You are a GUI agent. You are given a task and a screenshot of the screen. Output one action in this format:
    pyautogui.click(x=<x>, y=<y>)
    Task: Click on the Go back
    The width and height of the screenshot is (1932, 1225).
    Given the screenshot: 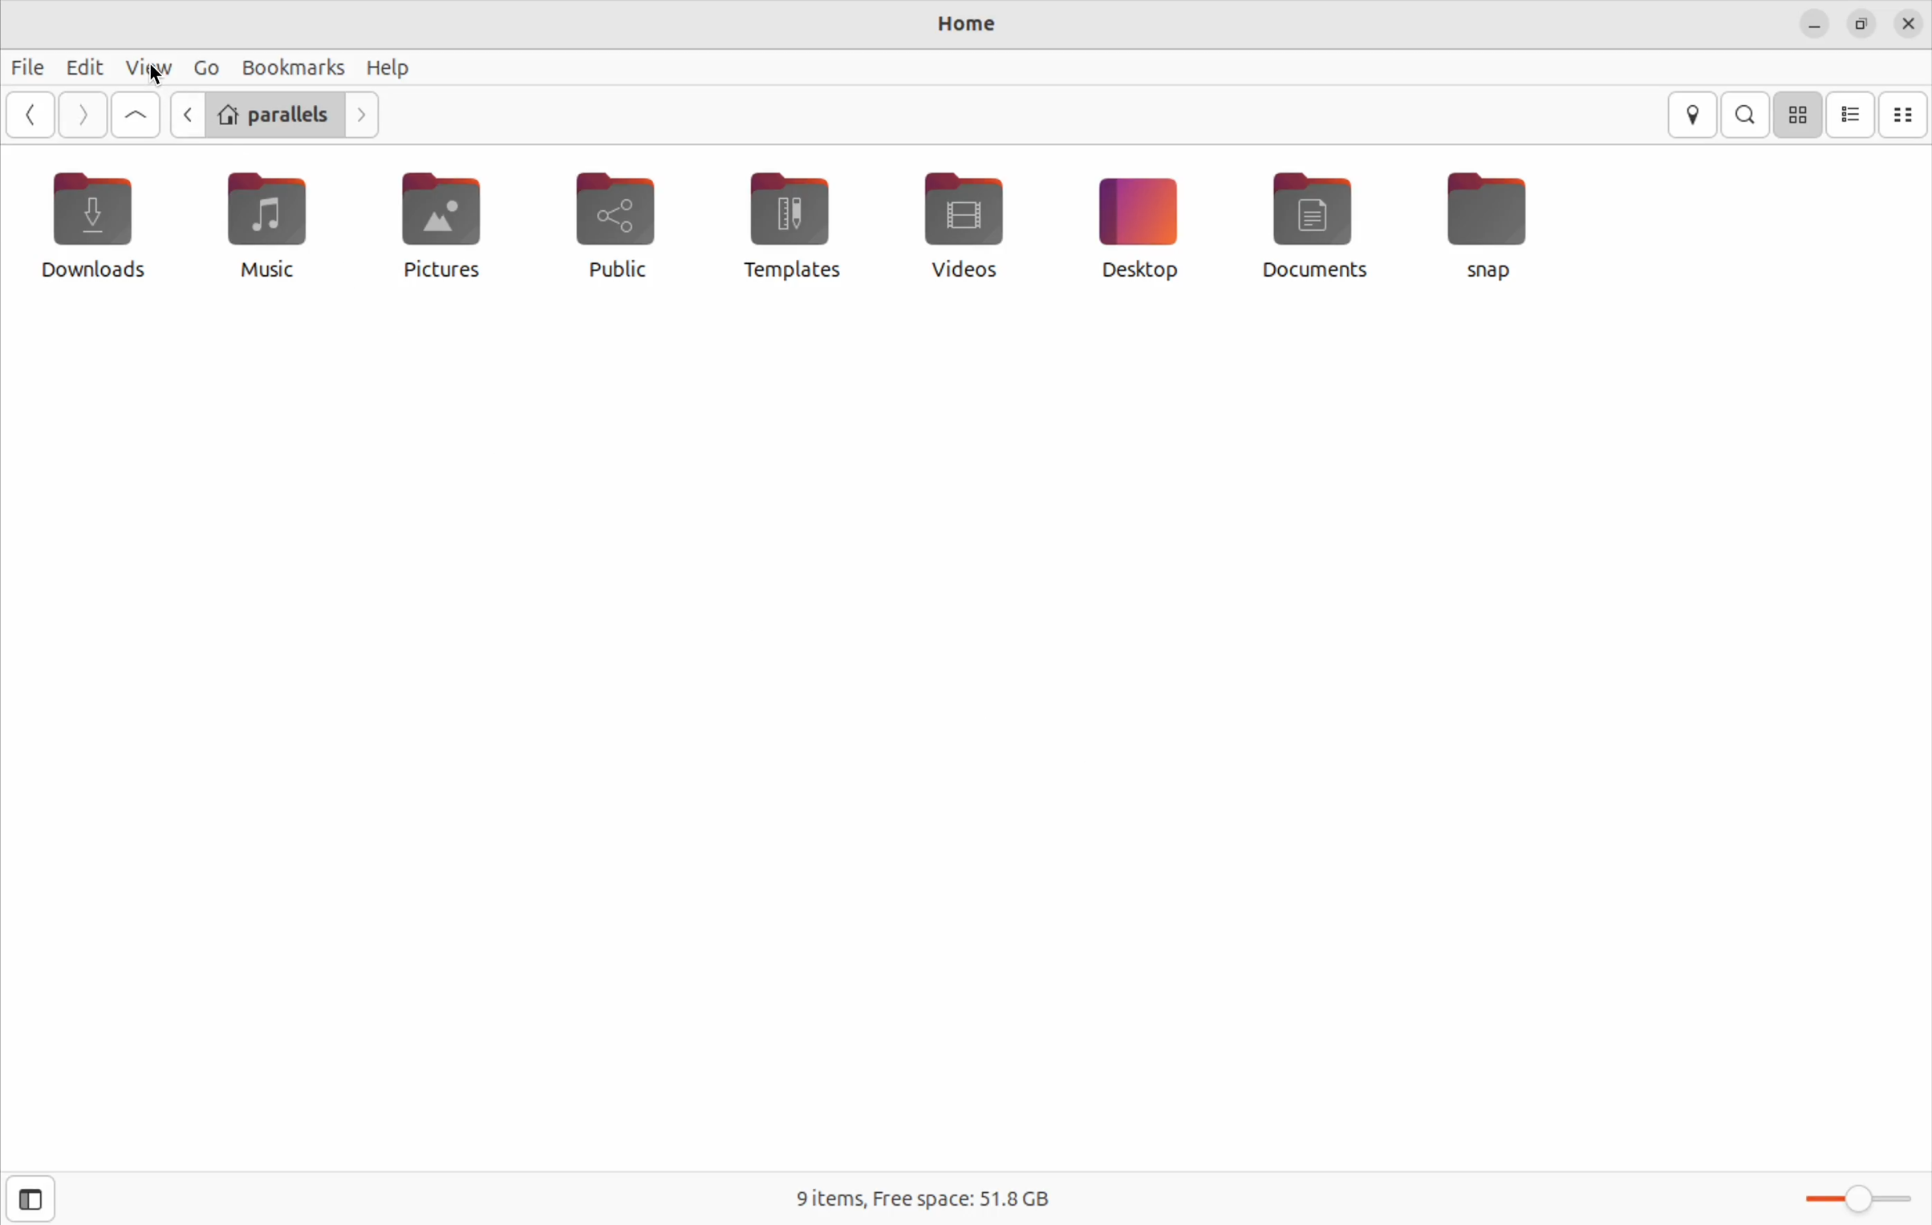 What is the action you would take?
    pyautogui.click(x=28, y=114)
    